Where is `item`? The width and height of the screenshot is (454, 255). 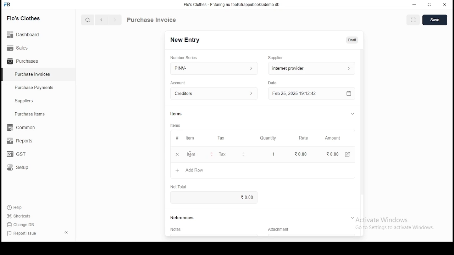
item is located at coordinates (189, 138).